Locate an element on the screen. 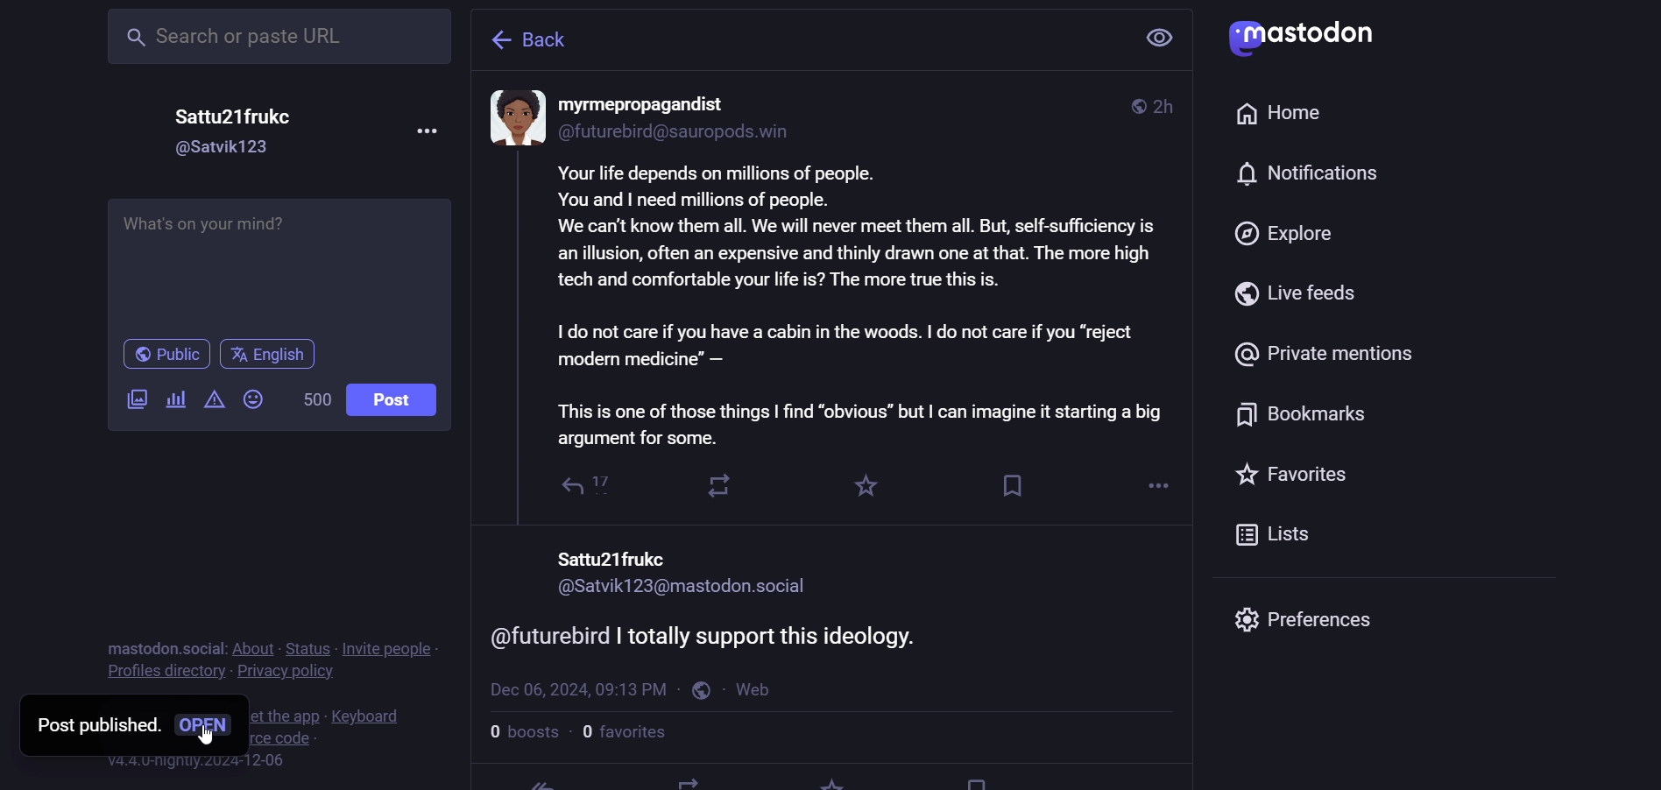  comment is located at coordinates (732, 635).